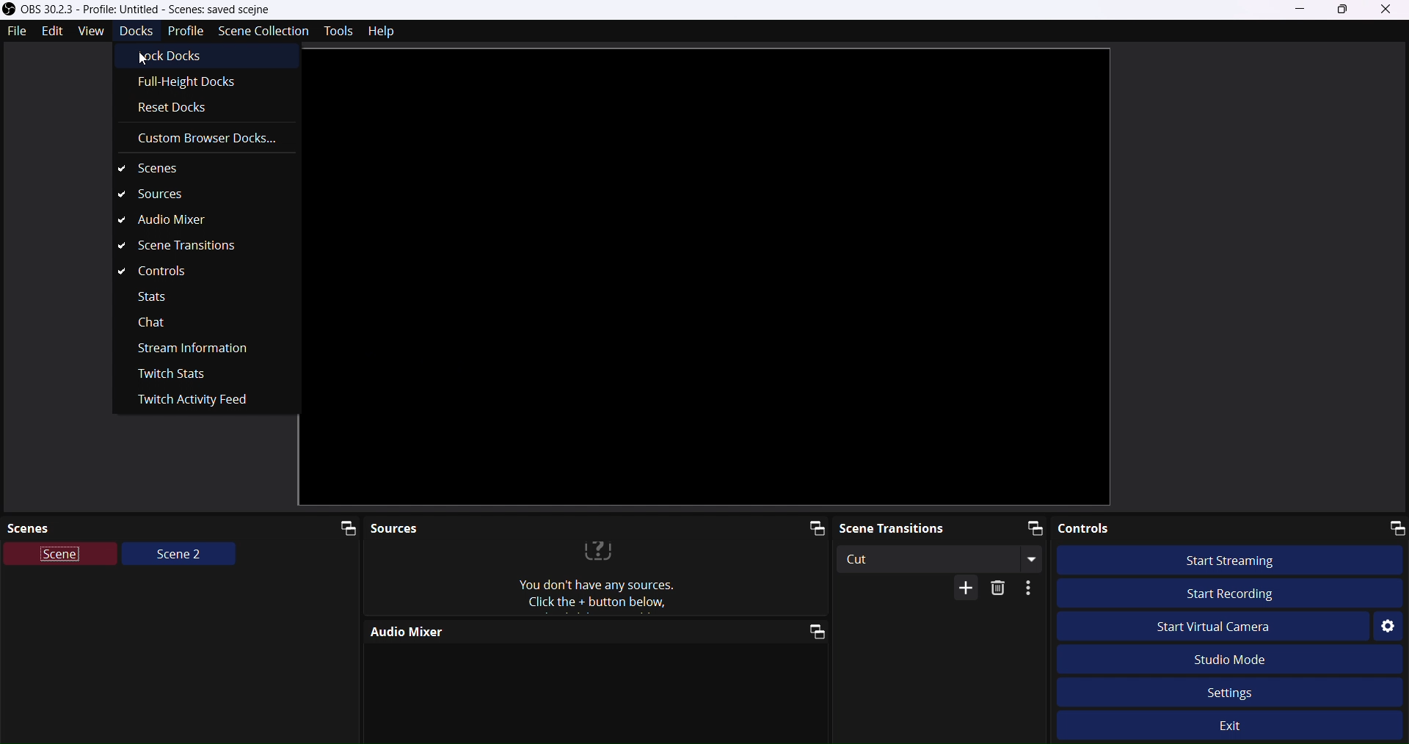 This screenshot has height=744, width=1409. I want to click on dock panel, so click(1027, 527).